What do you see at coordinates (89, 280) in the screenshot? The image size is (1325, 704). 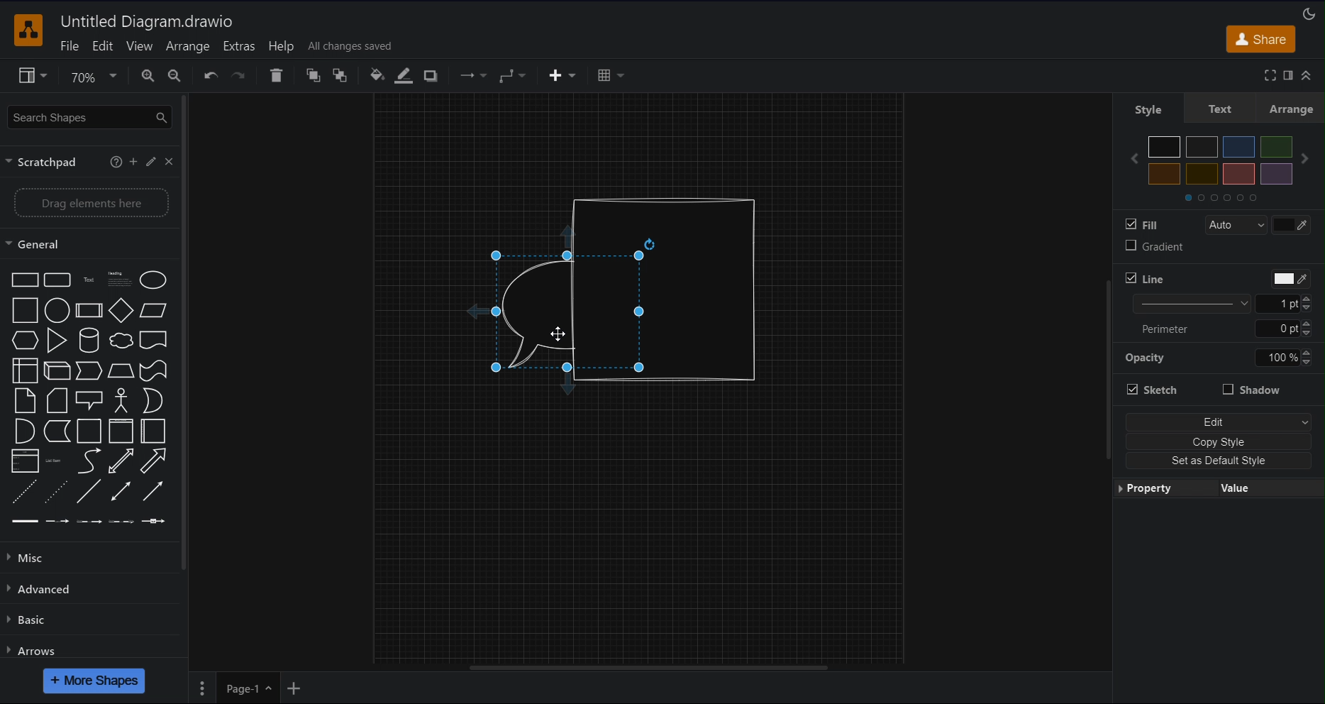 I see `Text` at bounding box center [89, 280].